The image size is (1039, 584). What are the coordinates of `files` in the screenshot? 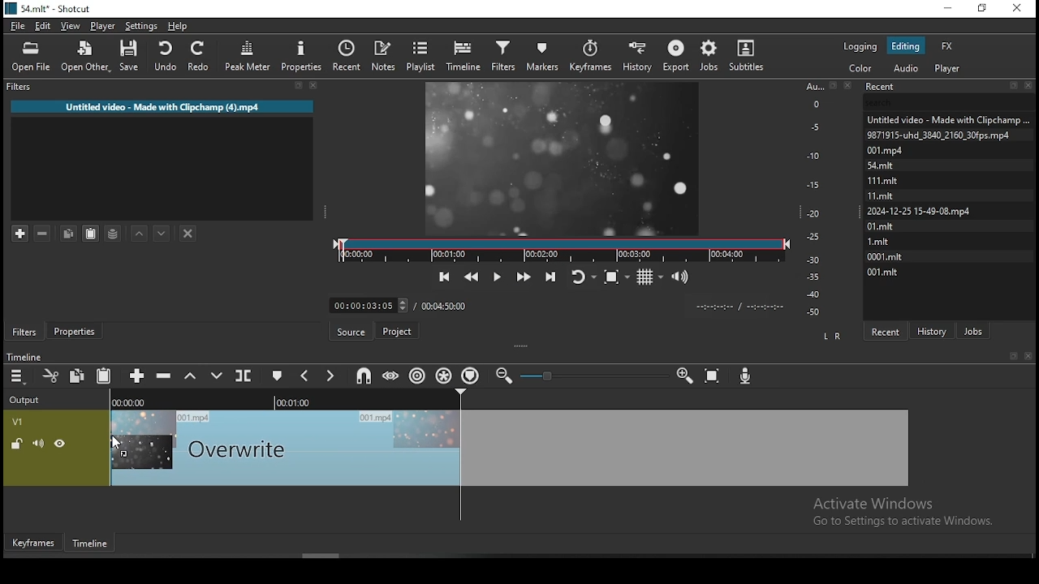 It's located at (884, 257).